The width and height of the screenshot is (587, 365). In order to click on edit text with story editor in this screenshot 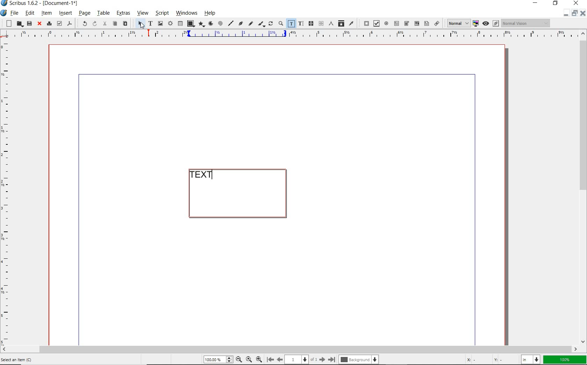, I will do `click(300, 24)`.